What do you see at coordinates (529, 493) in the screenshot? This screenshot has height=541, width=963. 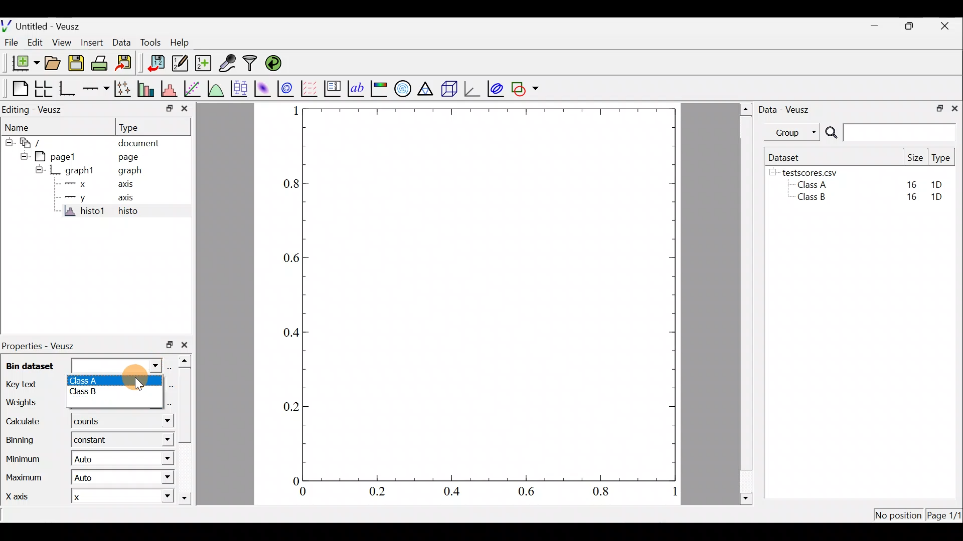 I see `0.6` at bounding box center [529, 493].